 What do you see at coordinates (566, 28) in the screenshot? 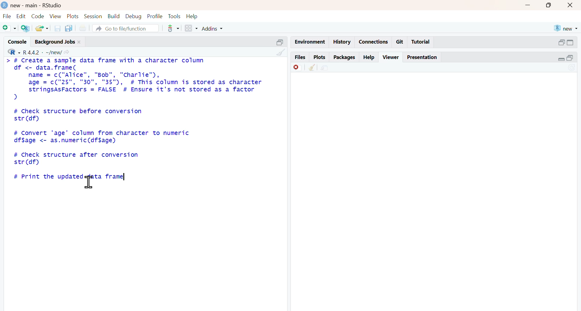
I see `new` at bounding box center [566, 28].